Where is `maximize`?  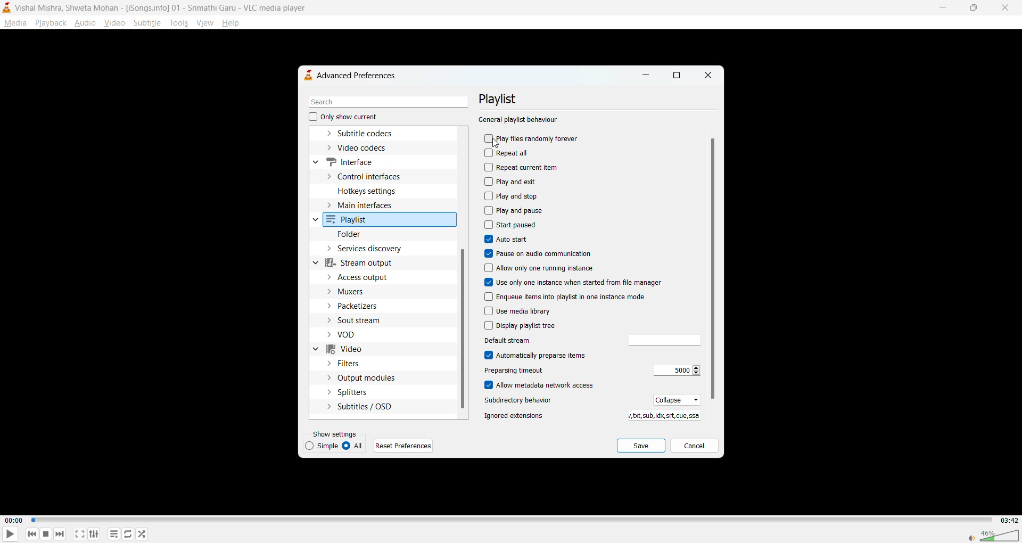
maximize is located at coordinates (971, 9).